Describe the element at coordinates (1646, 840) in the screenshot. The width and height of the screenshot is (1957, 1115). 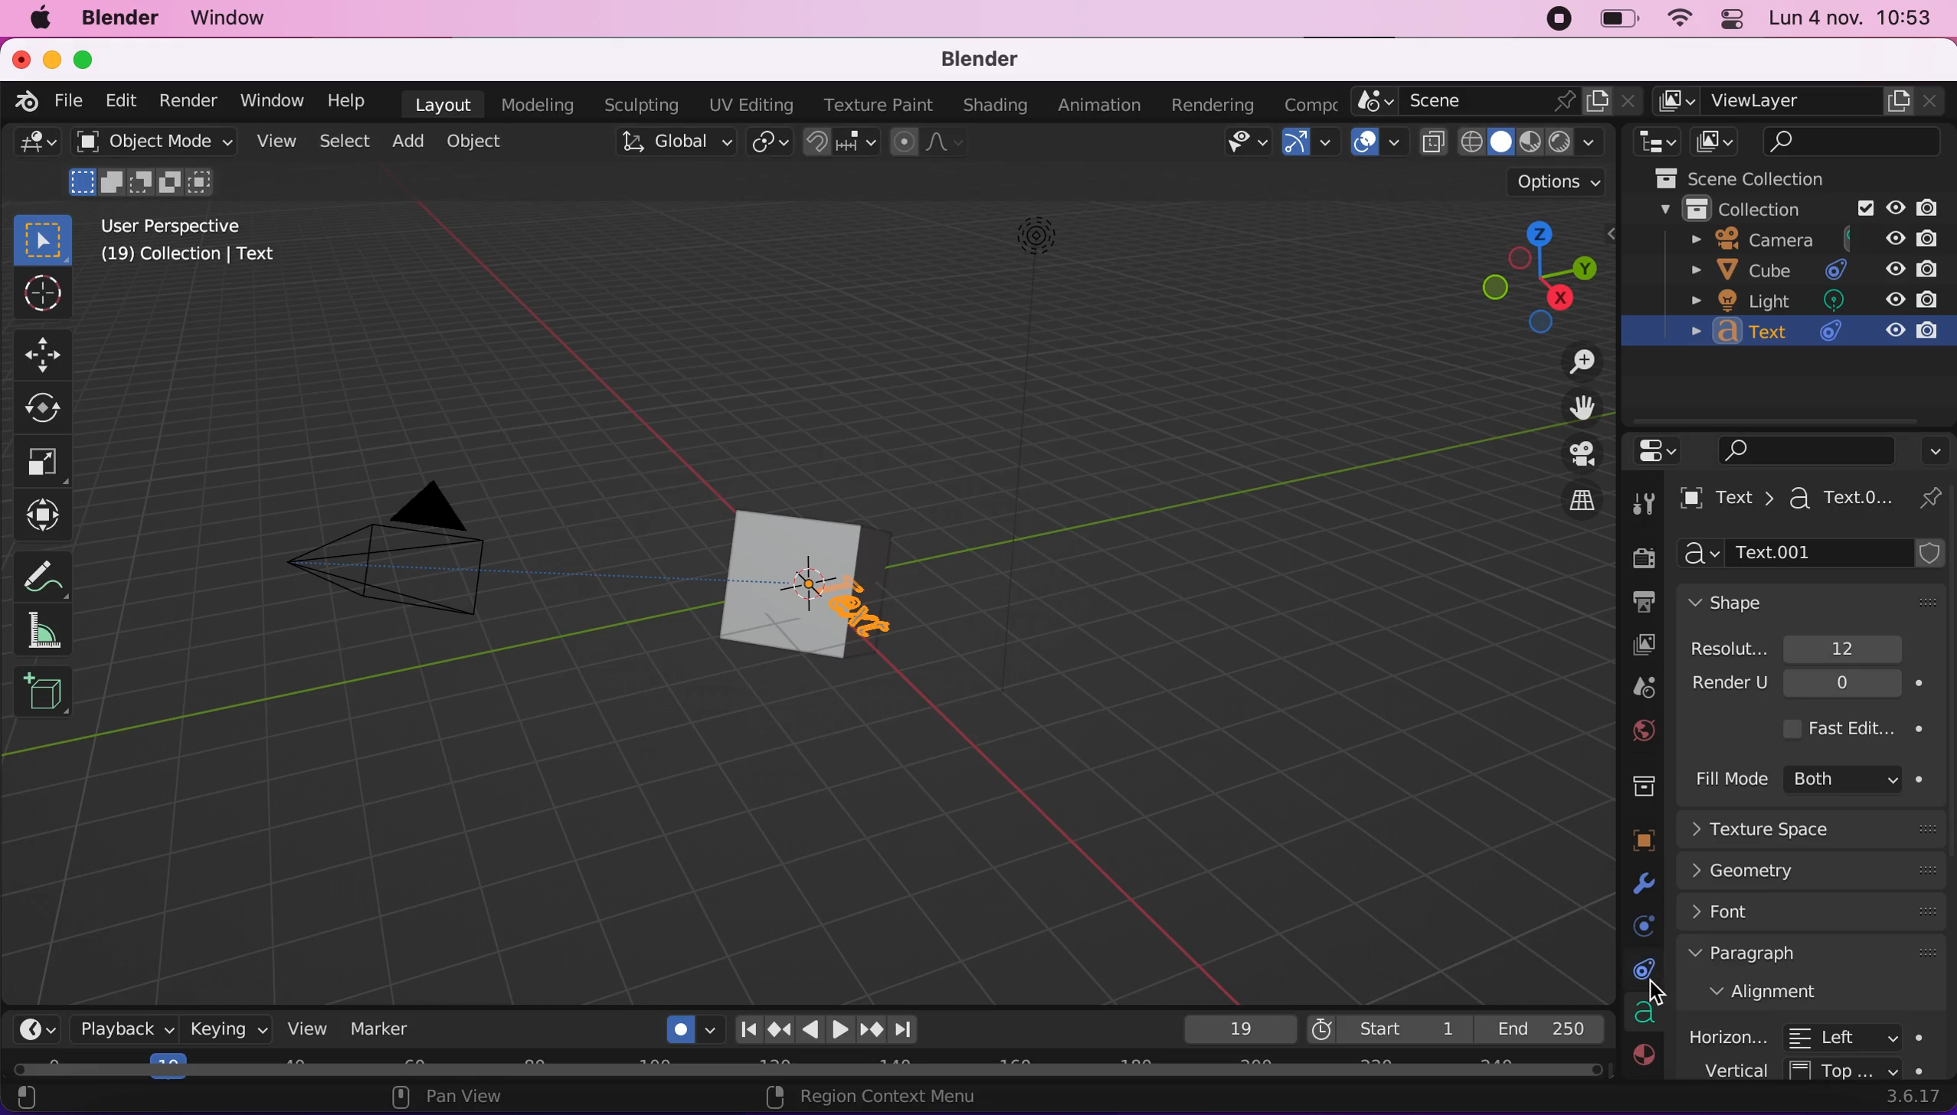
I see `objects` at that location.